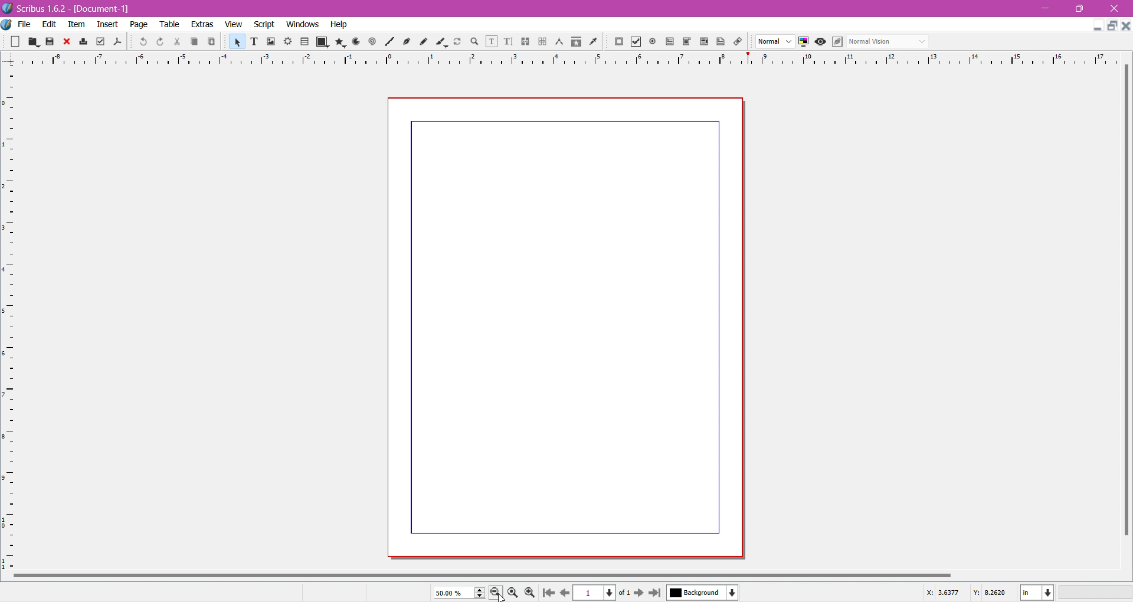  What do you see at coordinates (637, 41) in the screenshot?
I see `PDF Check Box` at bounding box center [637, 41].